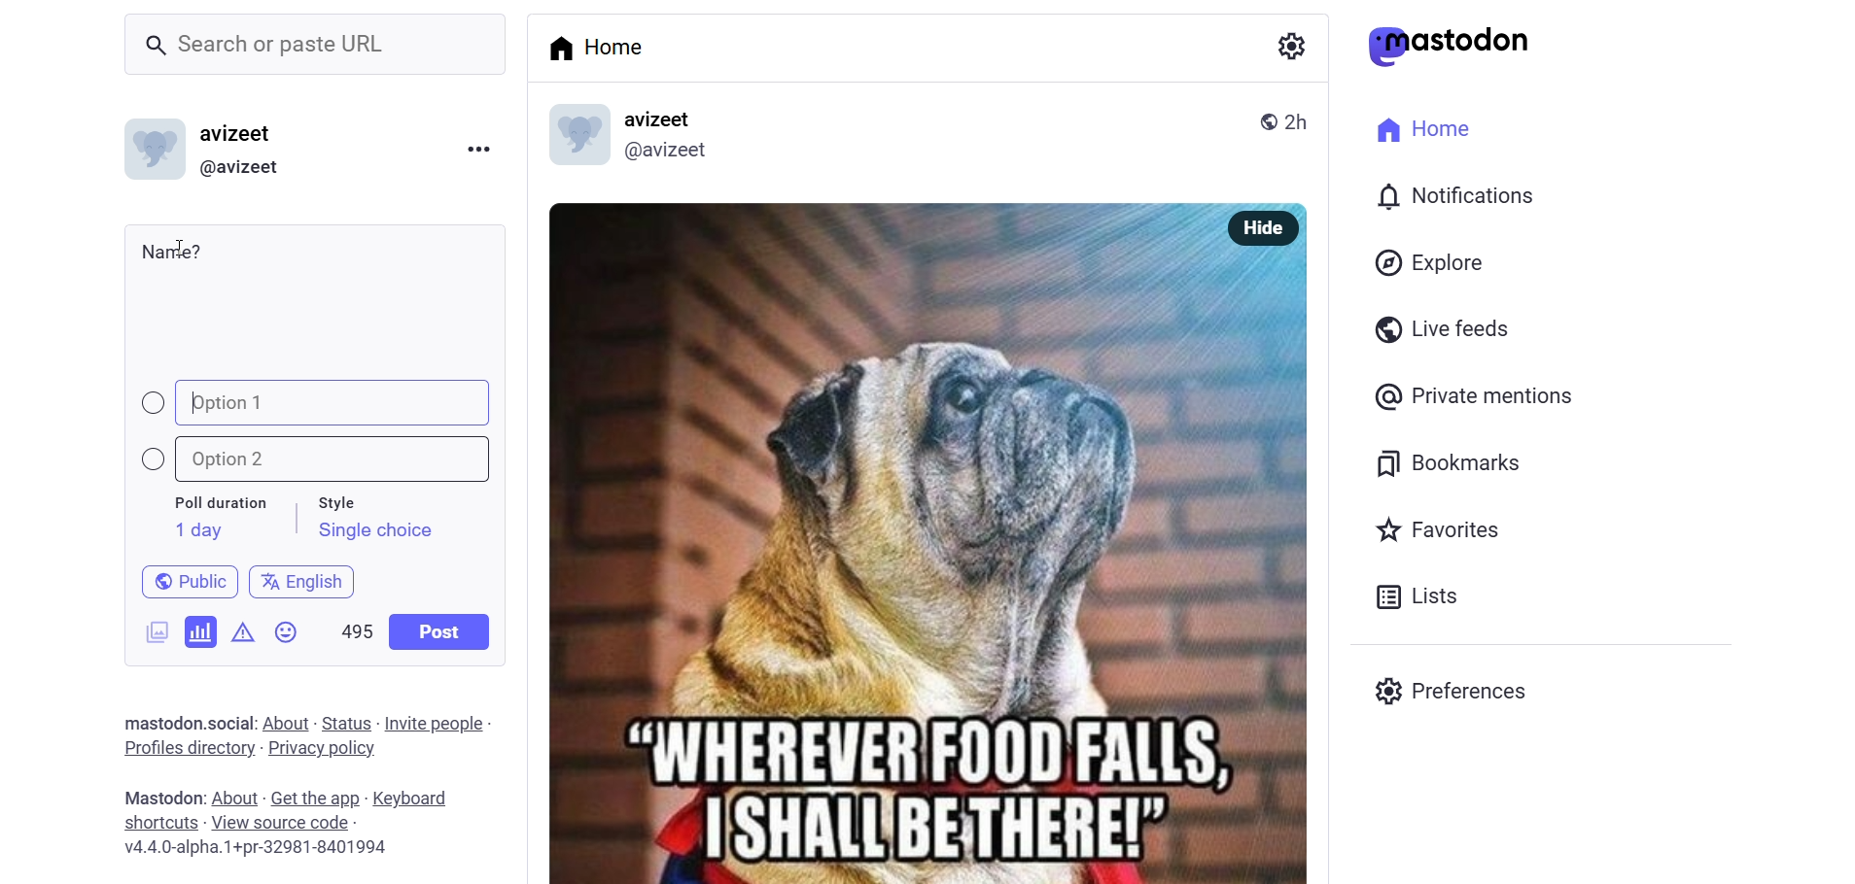 This screenshot has height=884, width=1855. What do you see at coordinates (201, 630) in the screenshot?
I see `poll` at bounding box center [201, 630].